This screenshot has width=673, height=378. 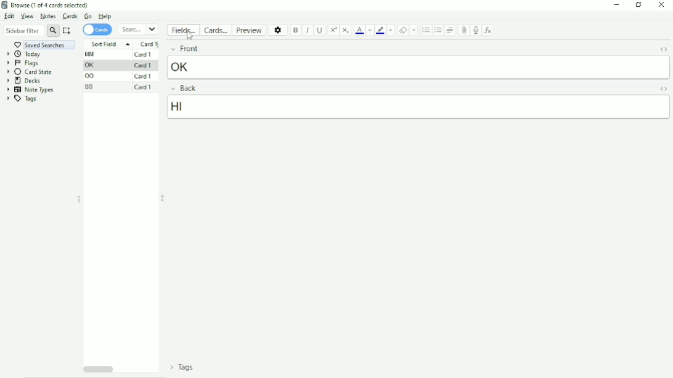 What do you see at coordinates (403, 30) in the screenshot?
I see `Remove formatting` at bounding box center [403, 30].